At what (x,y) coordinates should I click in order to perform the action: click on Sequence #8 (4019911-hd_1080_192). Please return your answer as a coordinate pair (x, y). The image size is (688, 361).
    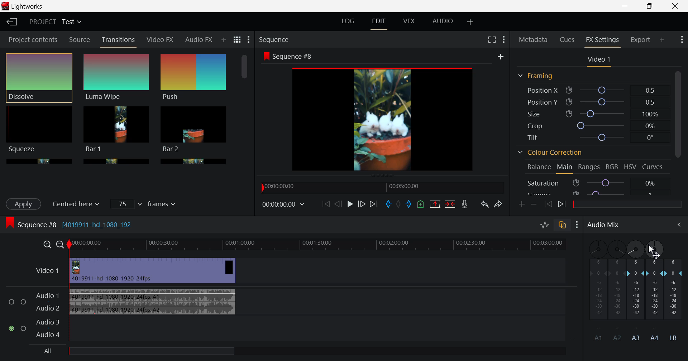
    Looking at the image, I should click on (71, 224).